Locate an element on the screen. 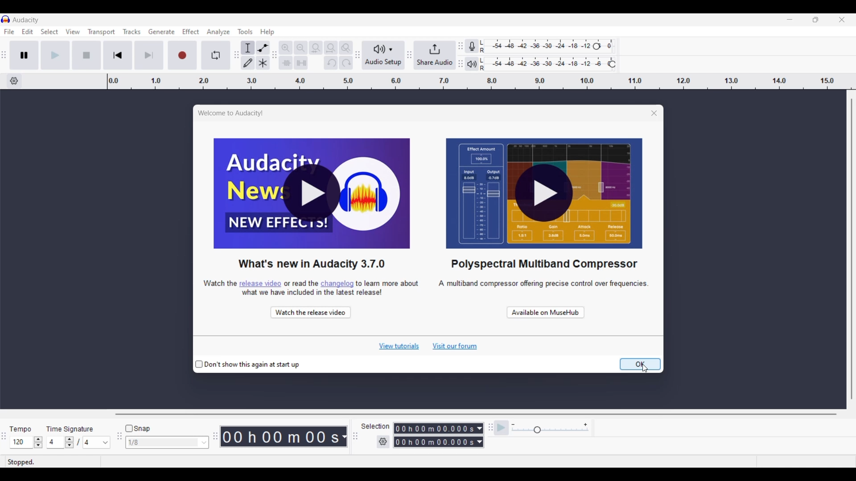  Audio setup is located at coordinates (383, 56).